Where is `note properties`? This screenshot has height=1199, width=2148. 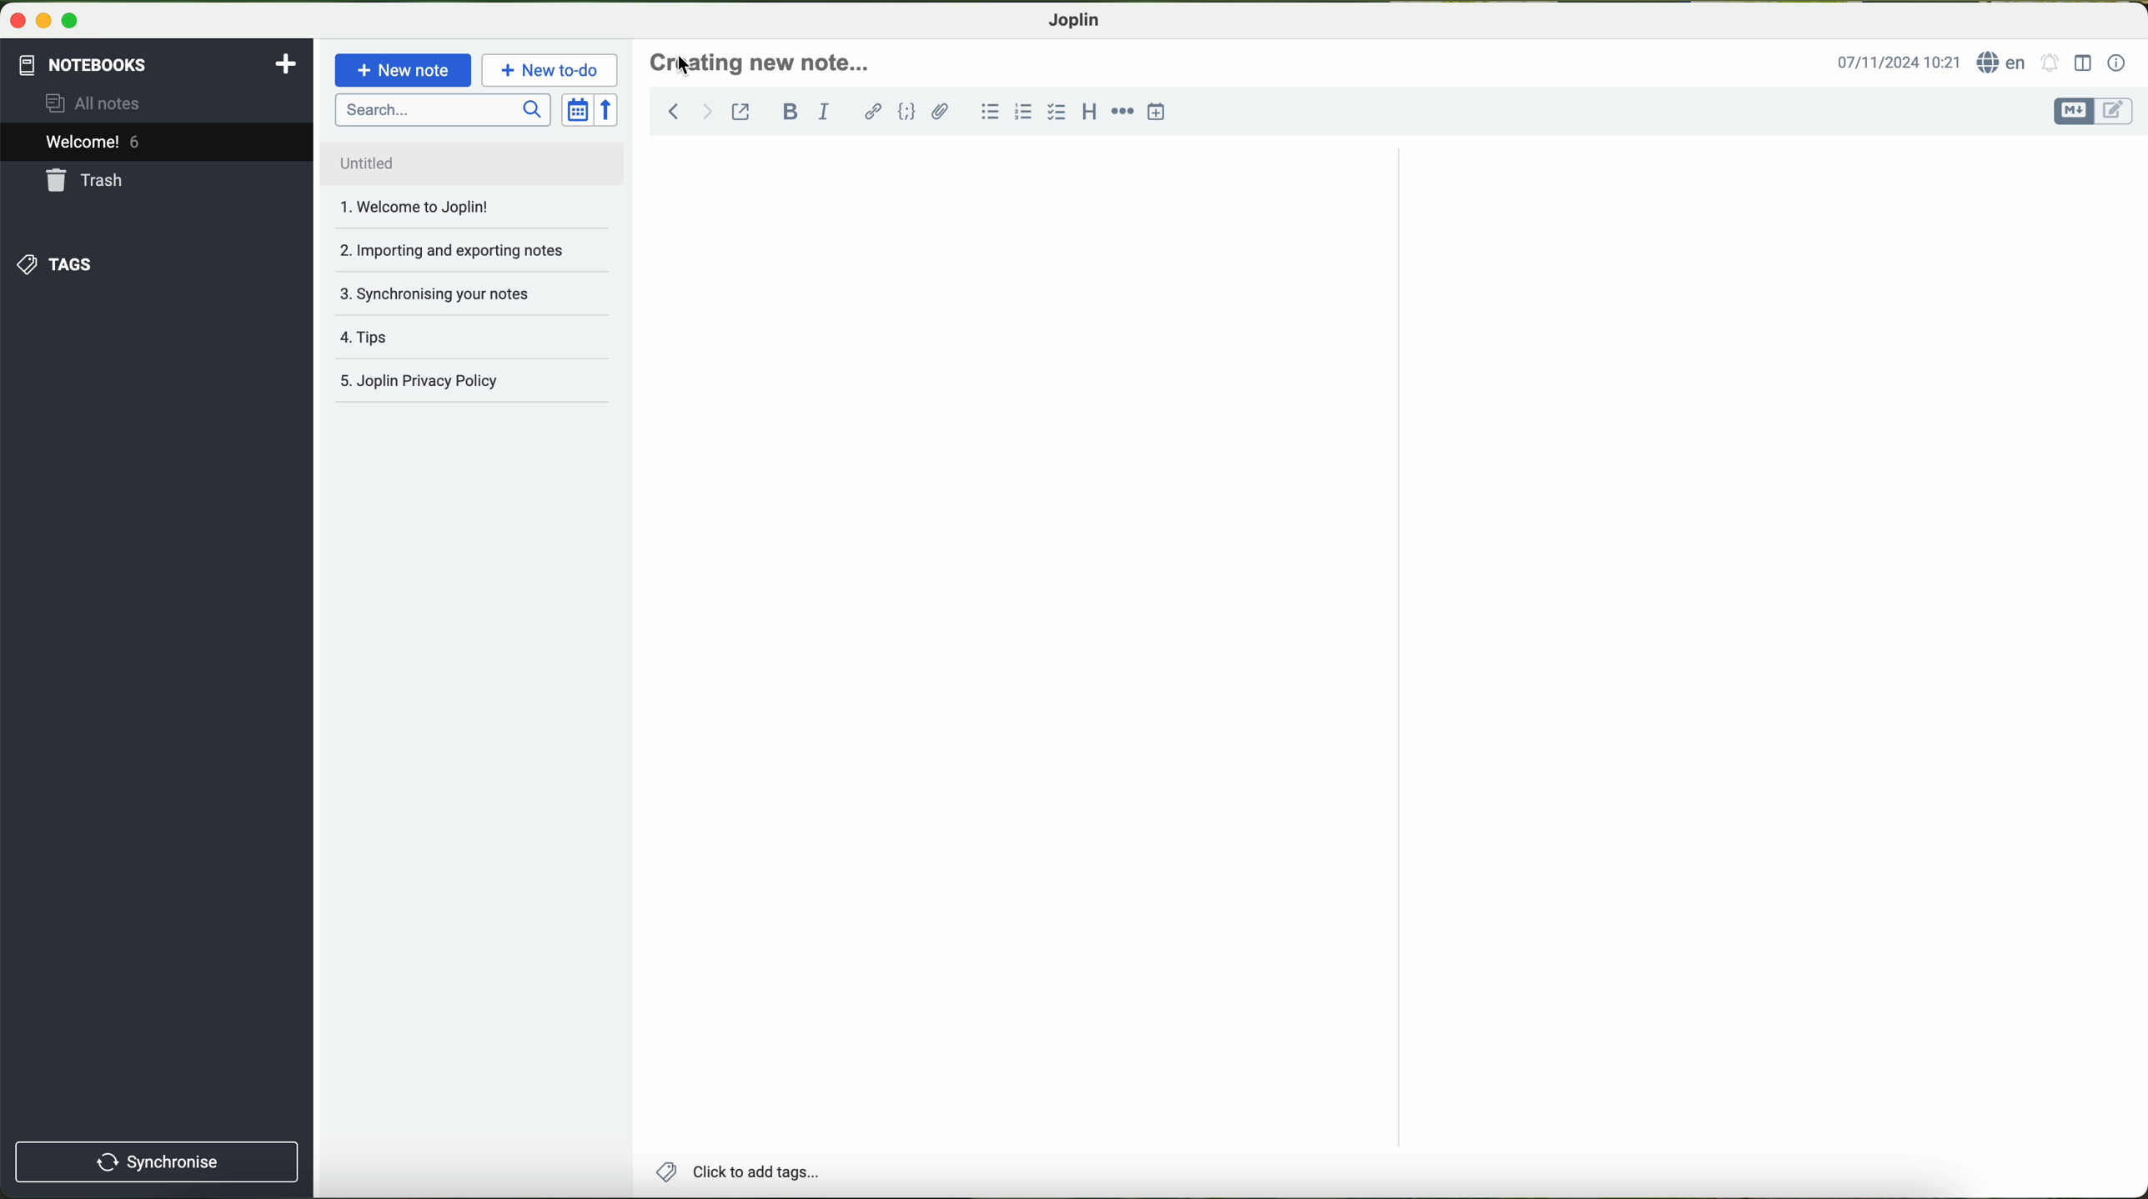
note properties is located at coordinates (2118, 64).